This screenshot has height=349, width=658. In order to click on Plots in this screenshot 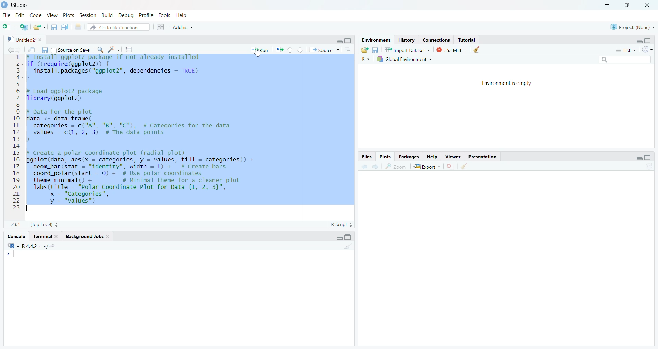, I will do `click(68, 15)`.